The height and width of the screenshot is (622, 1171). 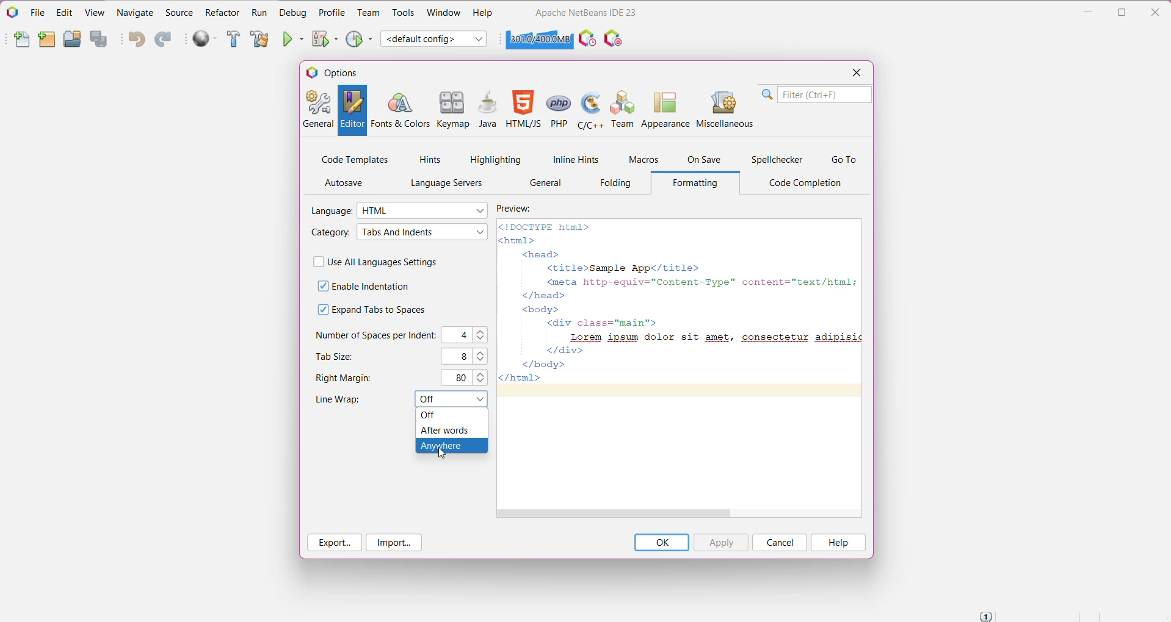 What do you see at coordinates (621, 109) in the screenshot?
I see `Team` at bounding box center [621, 109].